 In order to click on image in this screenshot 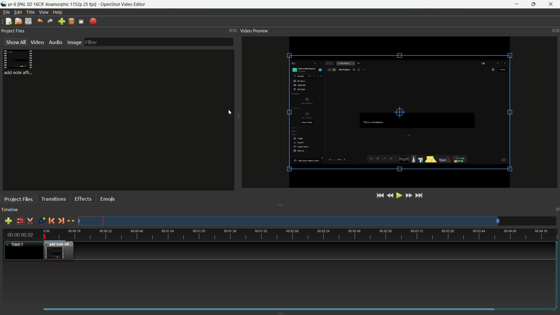, I will do `click(73, 42)`.